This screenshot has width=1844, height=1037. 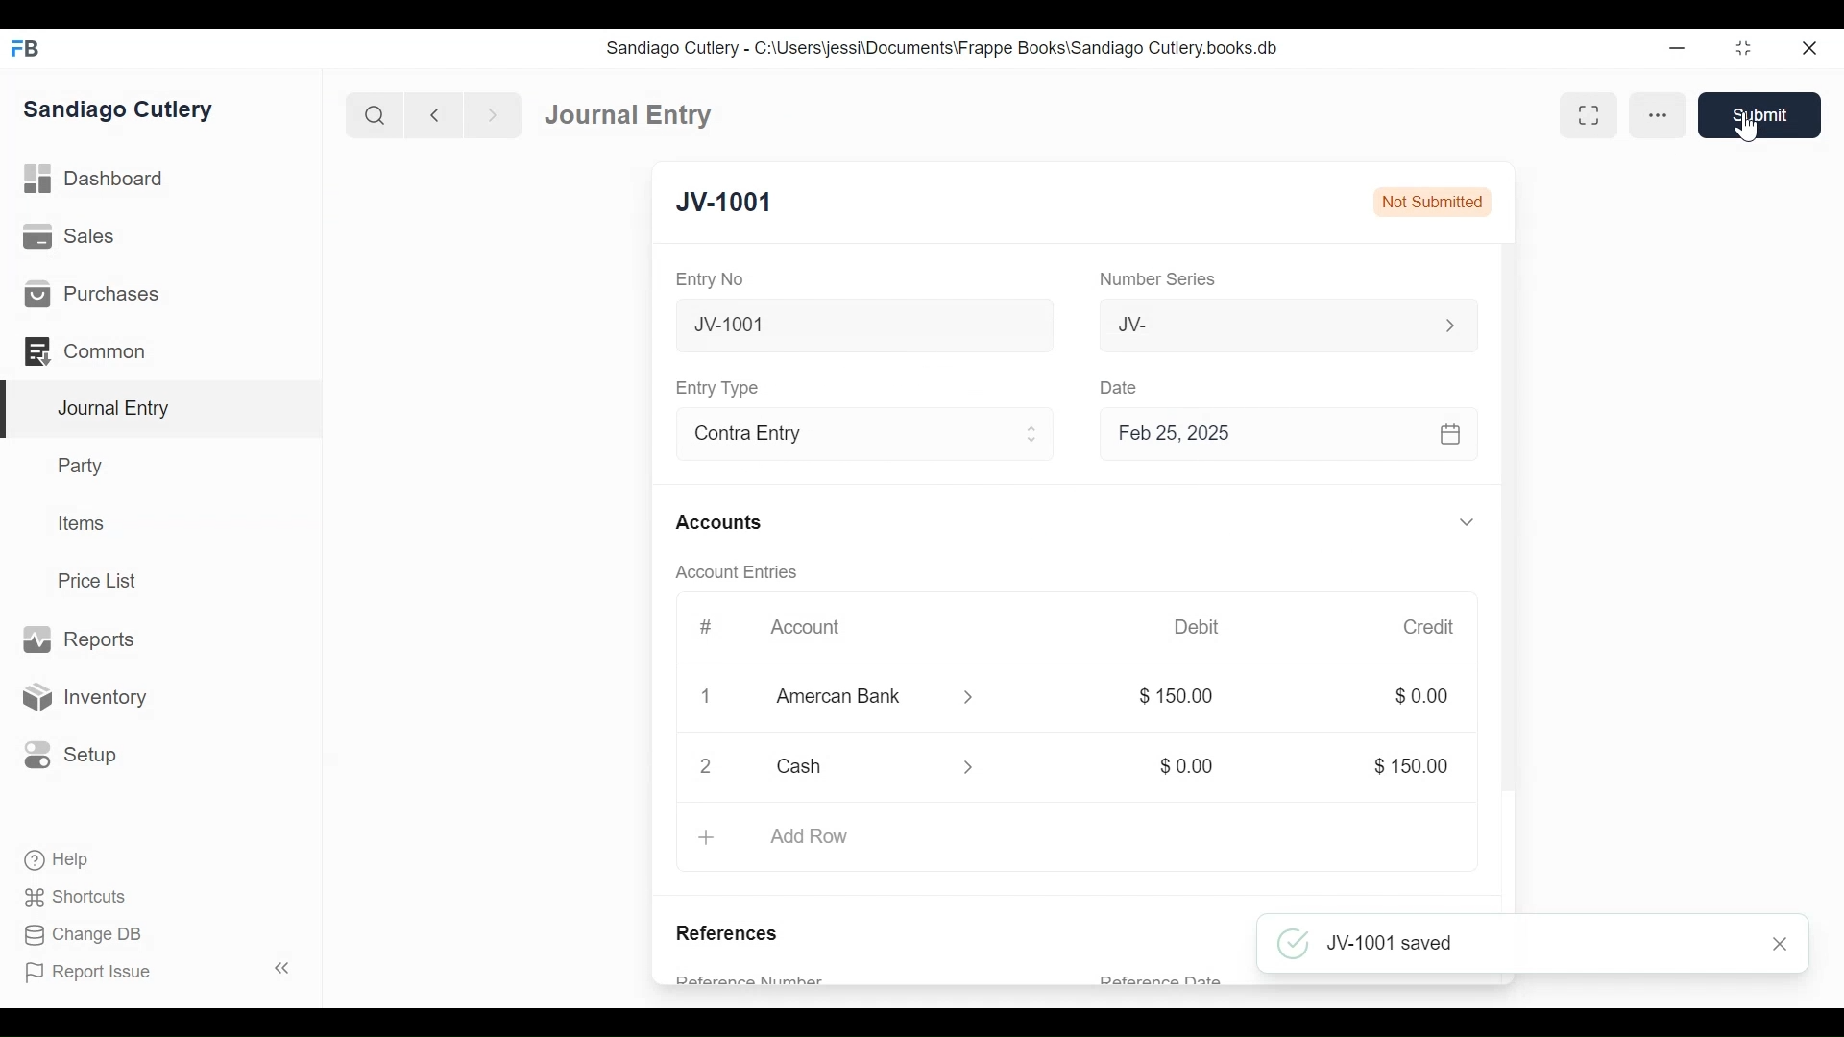 What do you see at coordinates (1120, 386) in the screenshot?
I see `Date` at bounding box center [1120, 386].